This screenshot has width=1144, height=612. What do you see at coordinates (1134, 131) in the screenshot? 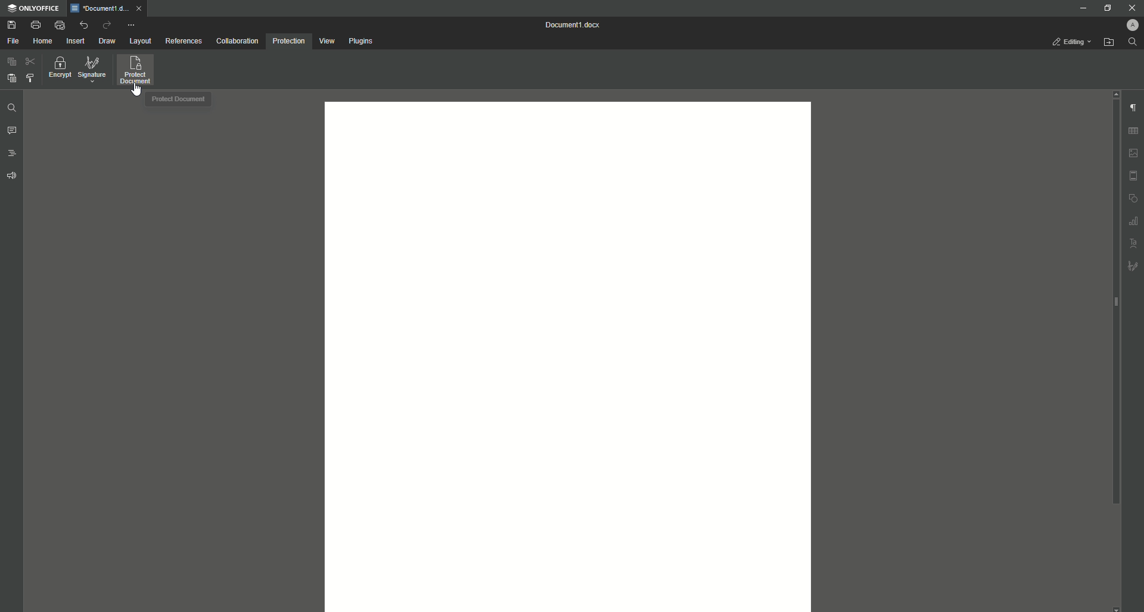
I see `Table Settings` at bounding box center [1134, 131].